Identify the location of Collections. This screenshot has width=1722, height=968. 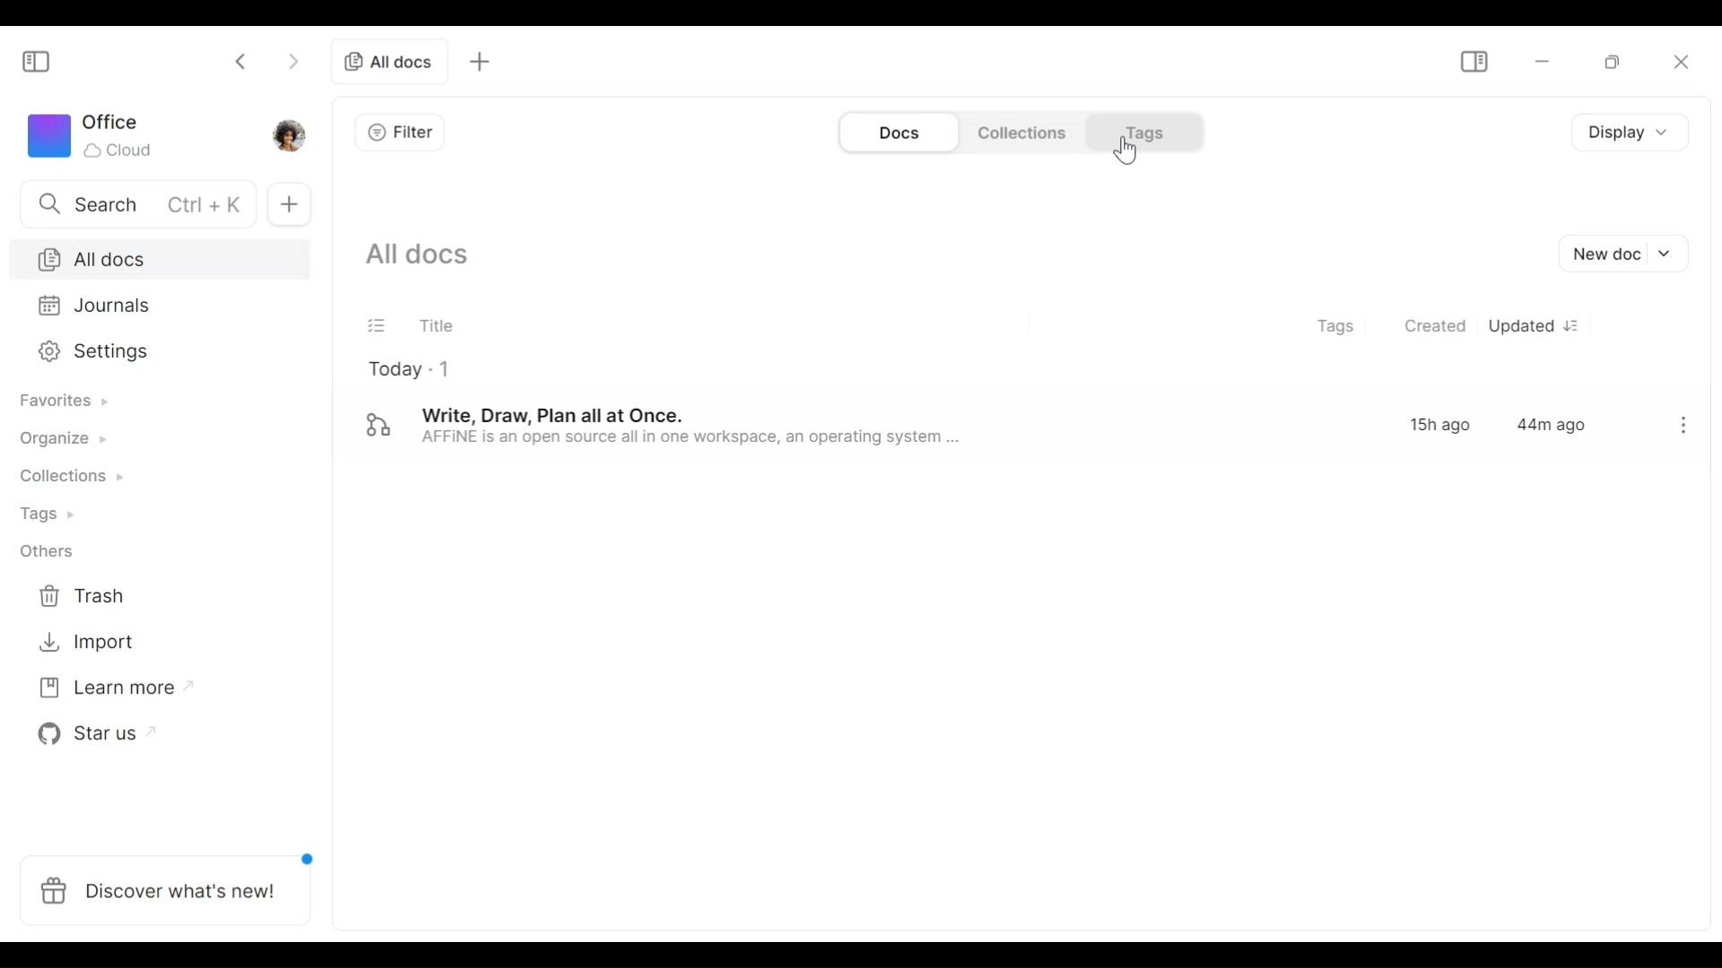
(1018, 133).